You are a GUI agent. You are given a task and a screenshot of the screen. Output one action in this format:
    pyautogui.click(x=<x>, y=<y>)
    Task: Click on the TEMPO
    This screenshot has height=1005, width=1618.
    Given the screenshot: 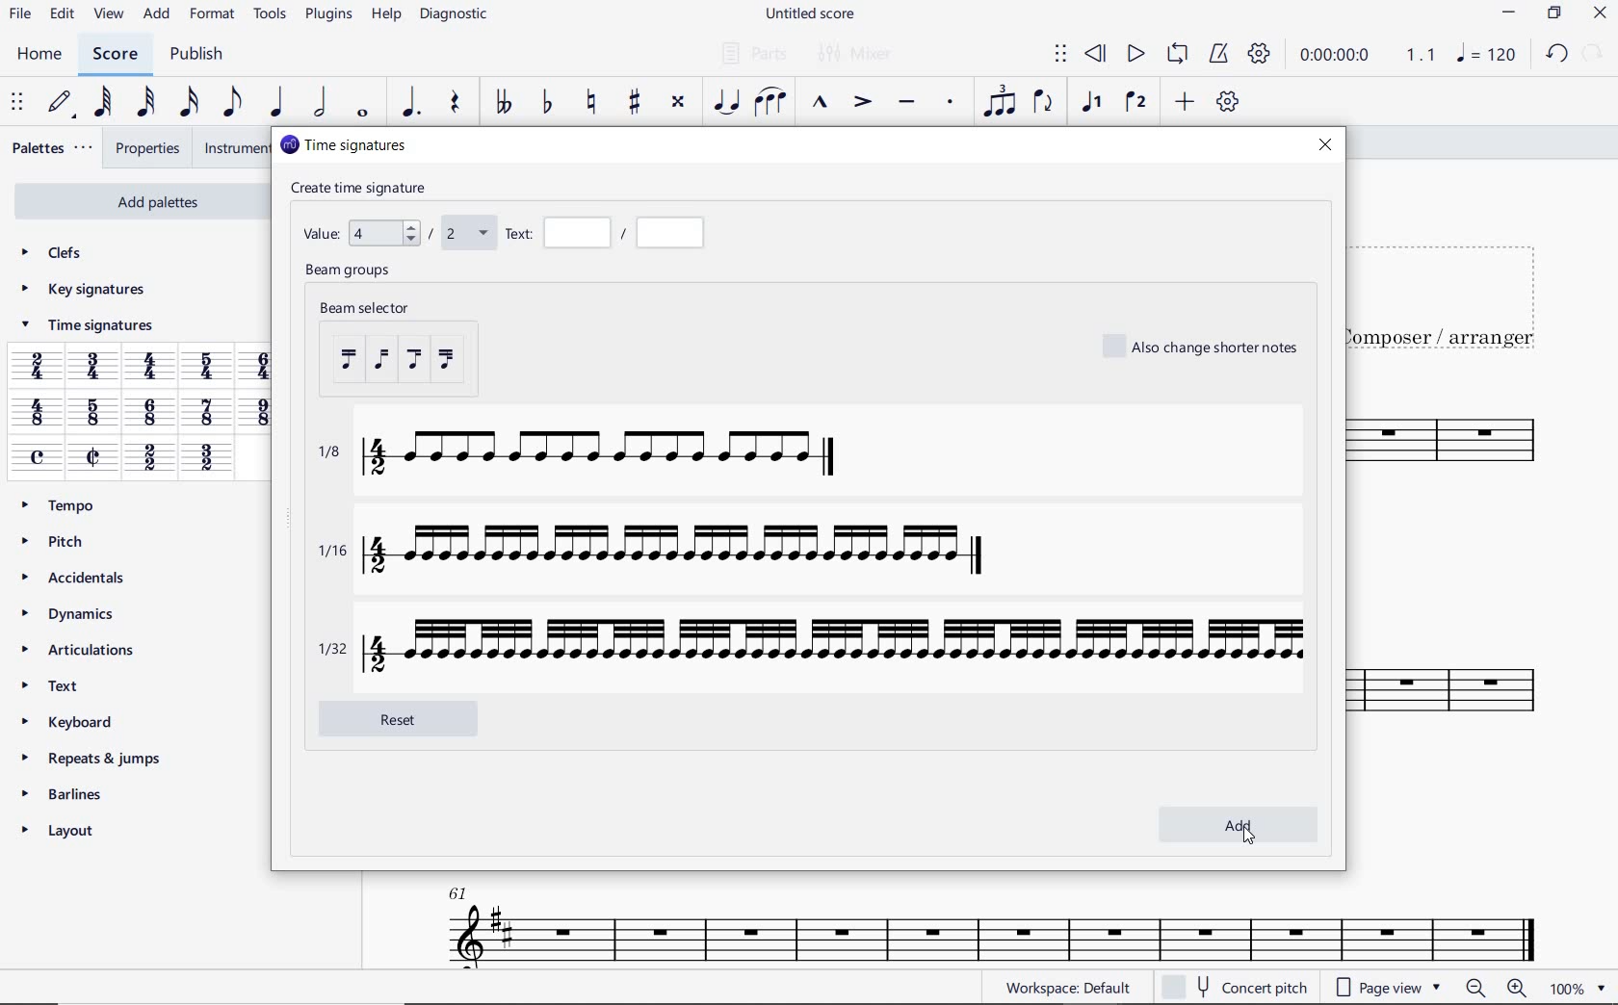 What is the action you would take?
    pyautogui.click(x=65, y=505)
    